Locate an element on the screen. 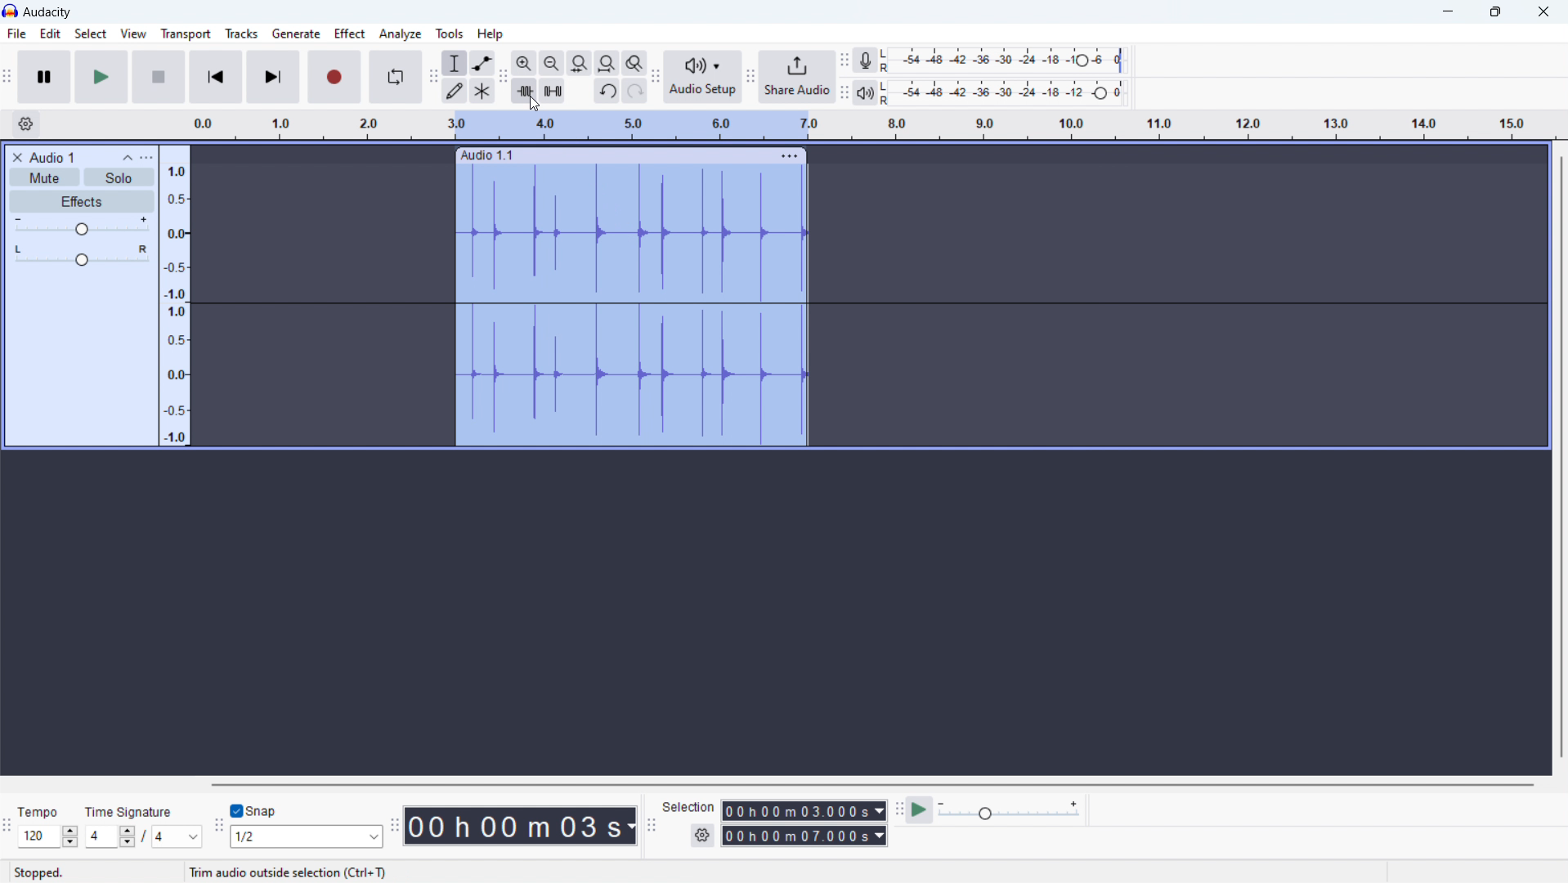  logo is located at coordinates (10, 11).